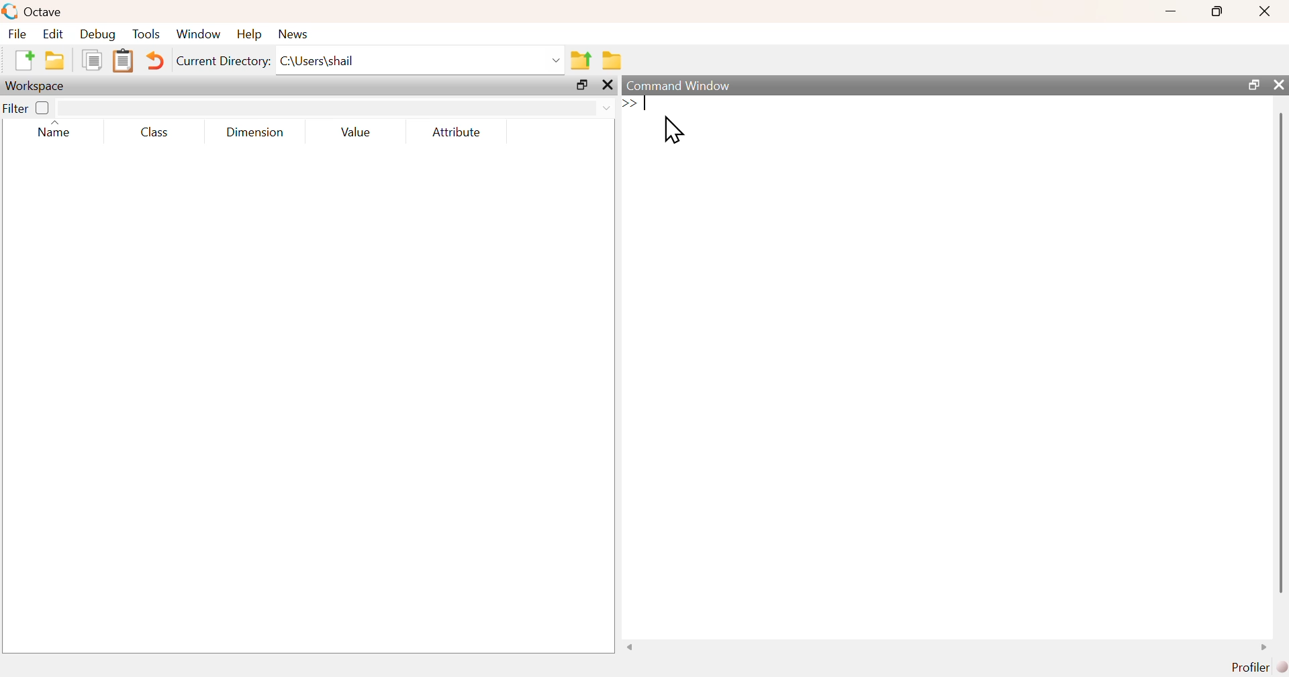 The image size is (1289, 677). I want to click on Debug, so click(98, 34).